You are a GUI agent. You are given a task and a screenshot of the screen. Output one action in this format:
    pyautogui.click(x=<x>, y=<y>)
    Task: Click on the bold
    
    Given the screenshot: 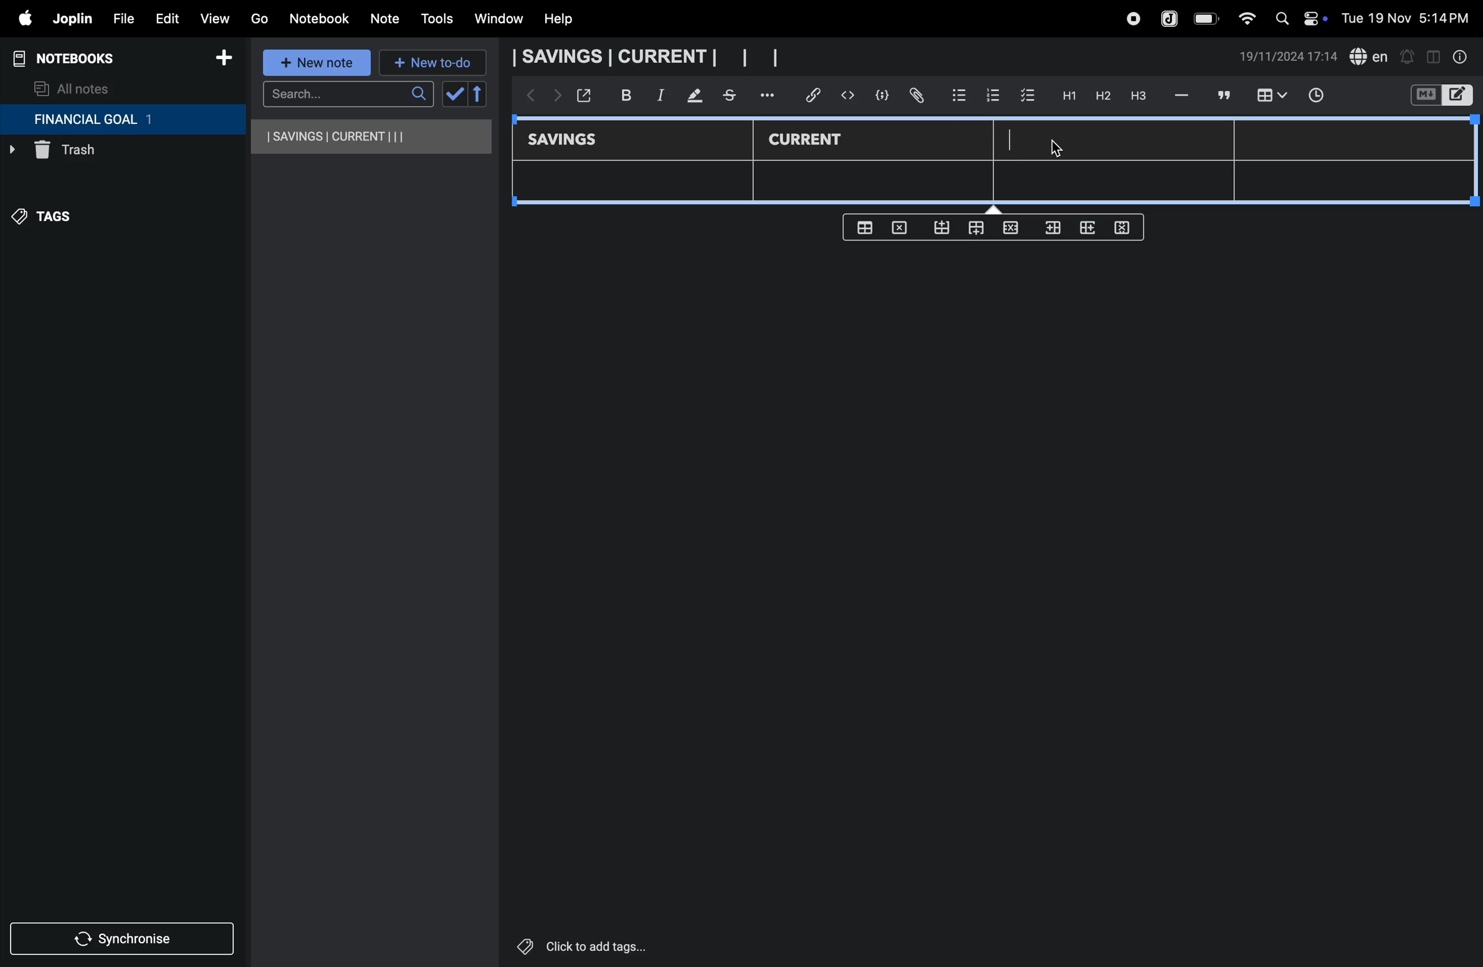 What is the action you would take?
    pyautogui.click(x=619, y=95)
    